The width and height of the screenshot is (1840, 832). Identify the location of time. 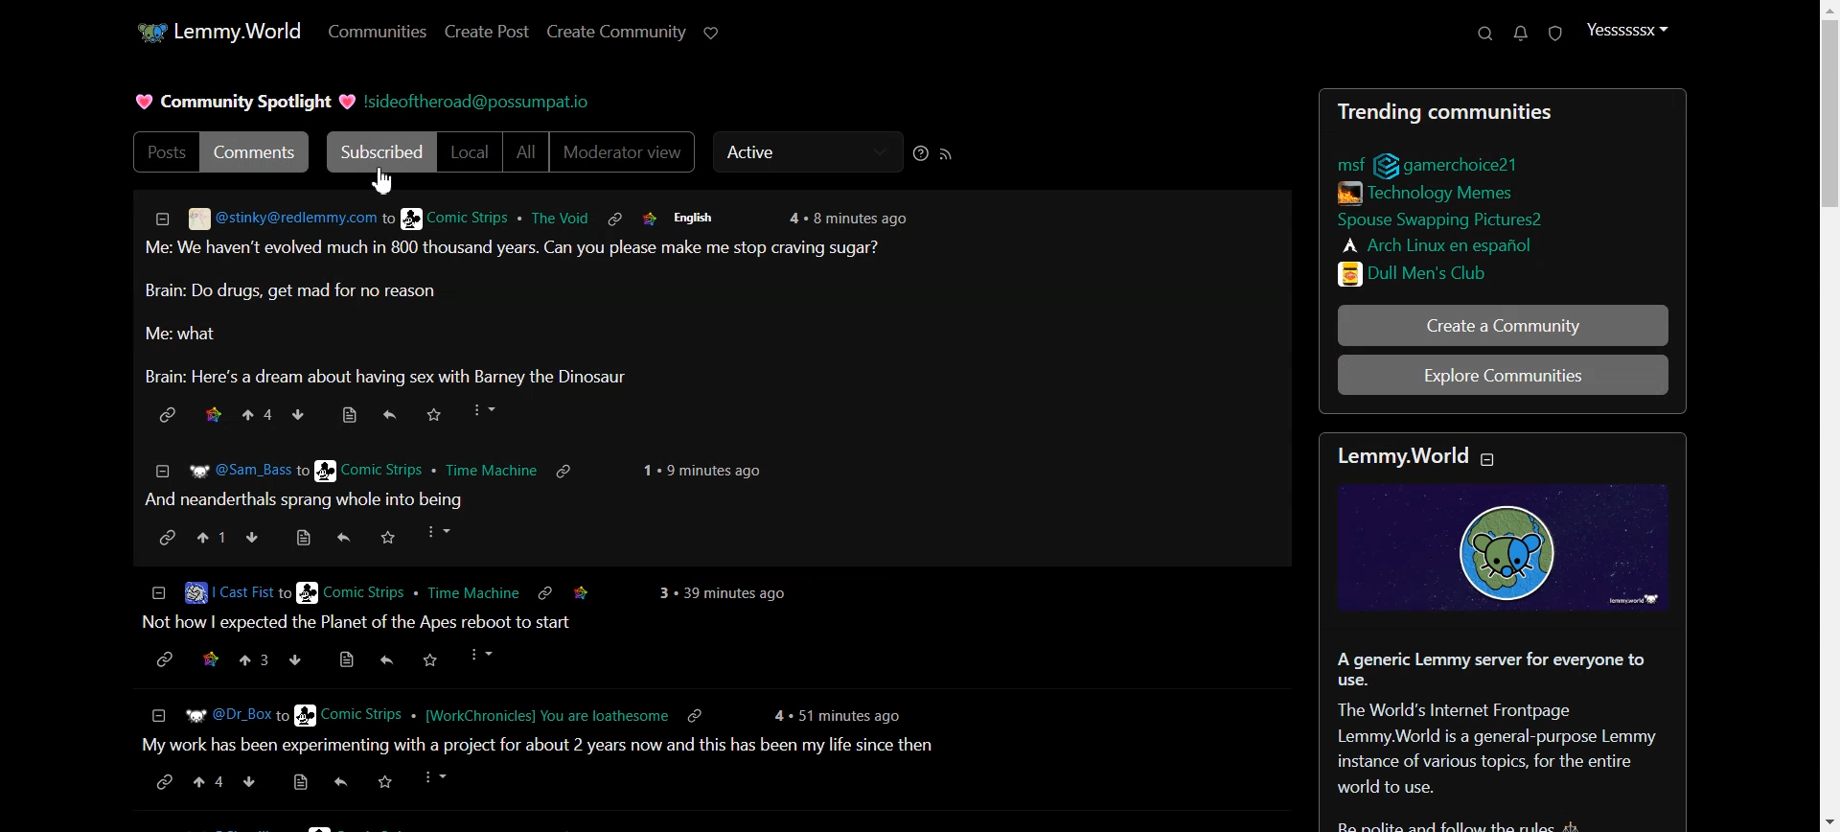
(859, 217).